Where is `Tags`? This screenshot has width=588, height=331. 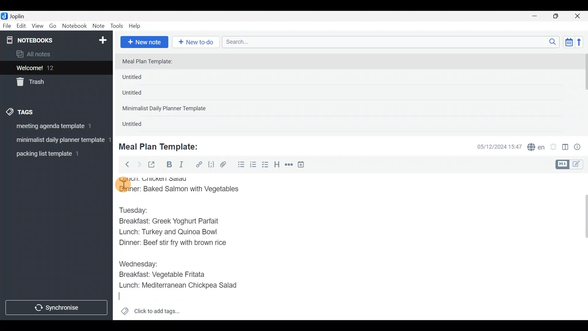
Tags is located at coordinates (34, 111).